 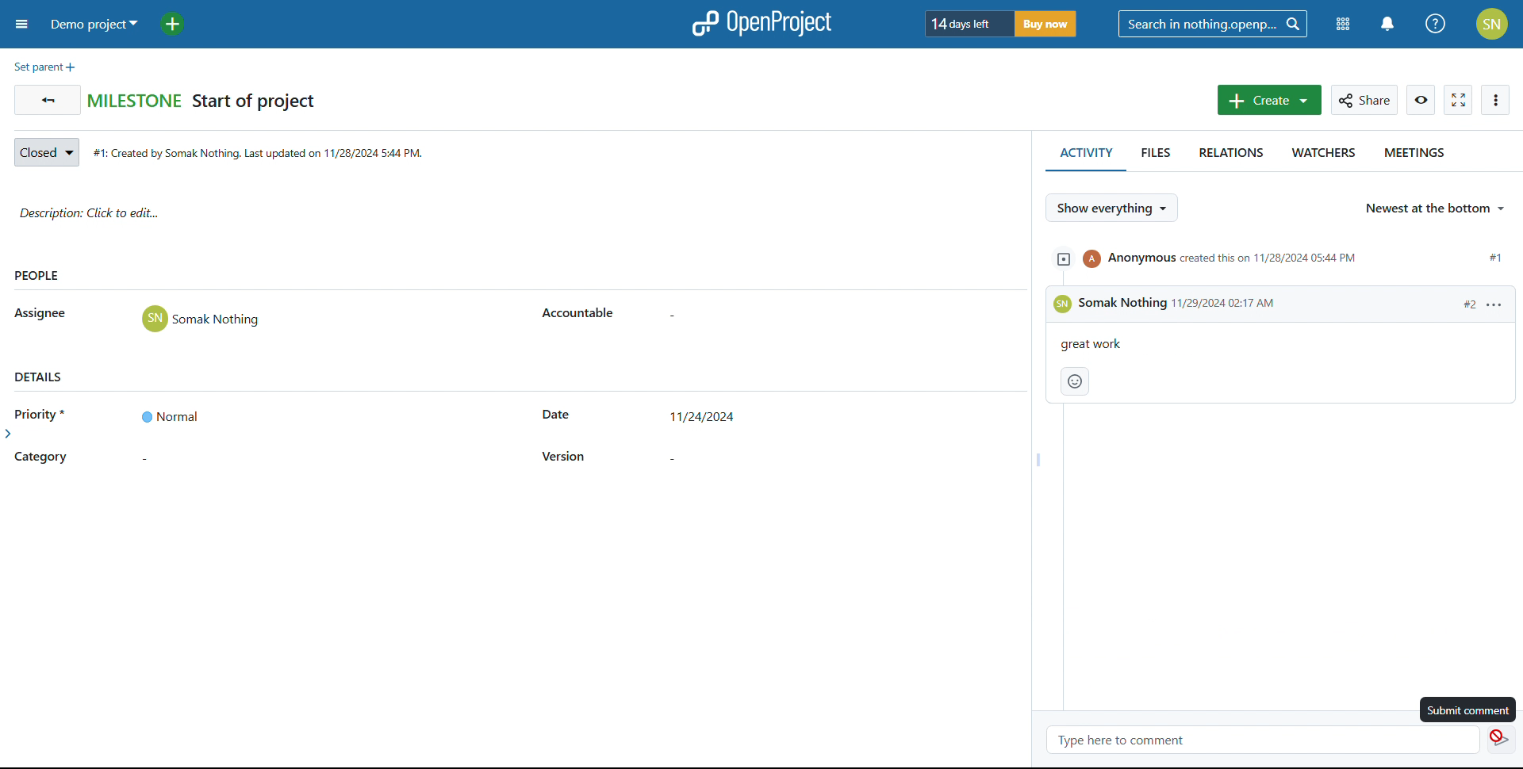 I want to click on Milestones, so click(x=135, y=99).